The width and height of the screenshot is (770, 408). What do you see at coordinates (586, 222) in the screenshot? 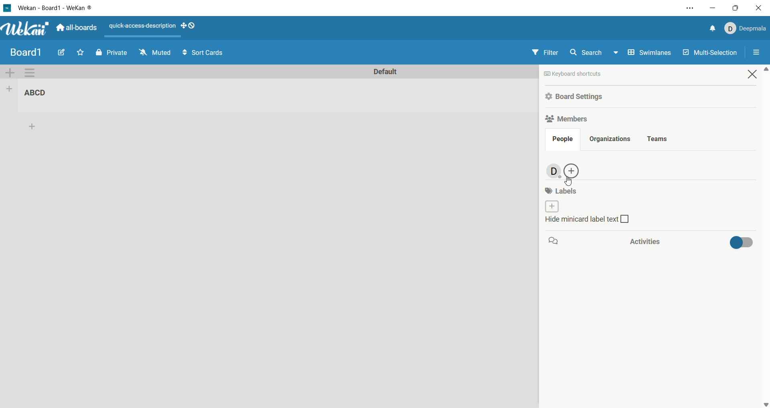
I see `hide minicard label` at bounding box center [586, 222].